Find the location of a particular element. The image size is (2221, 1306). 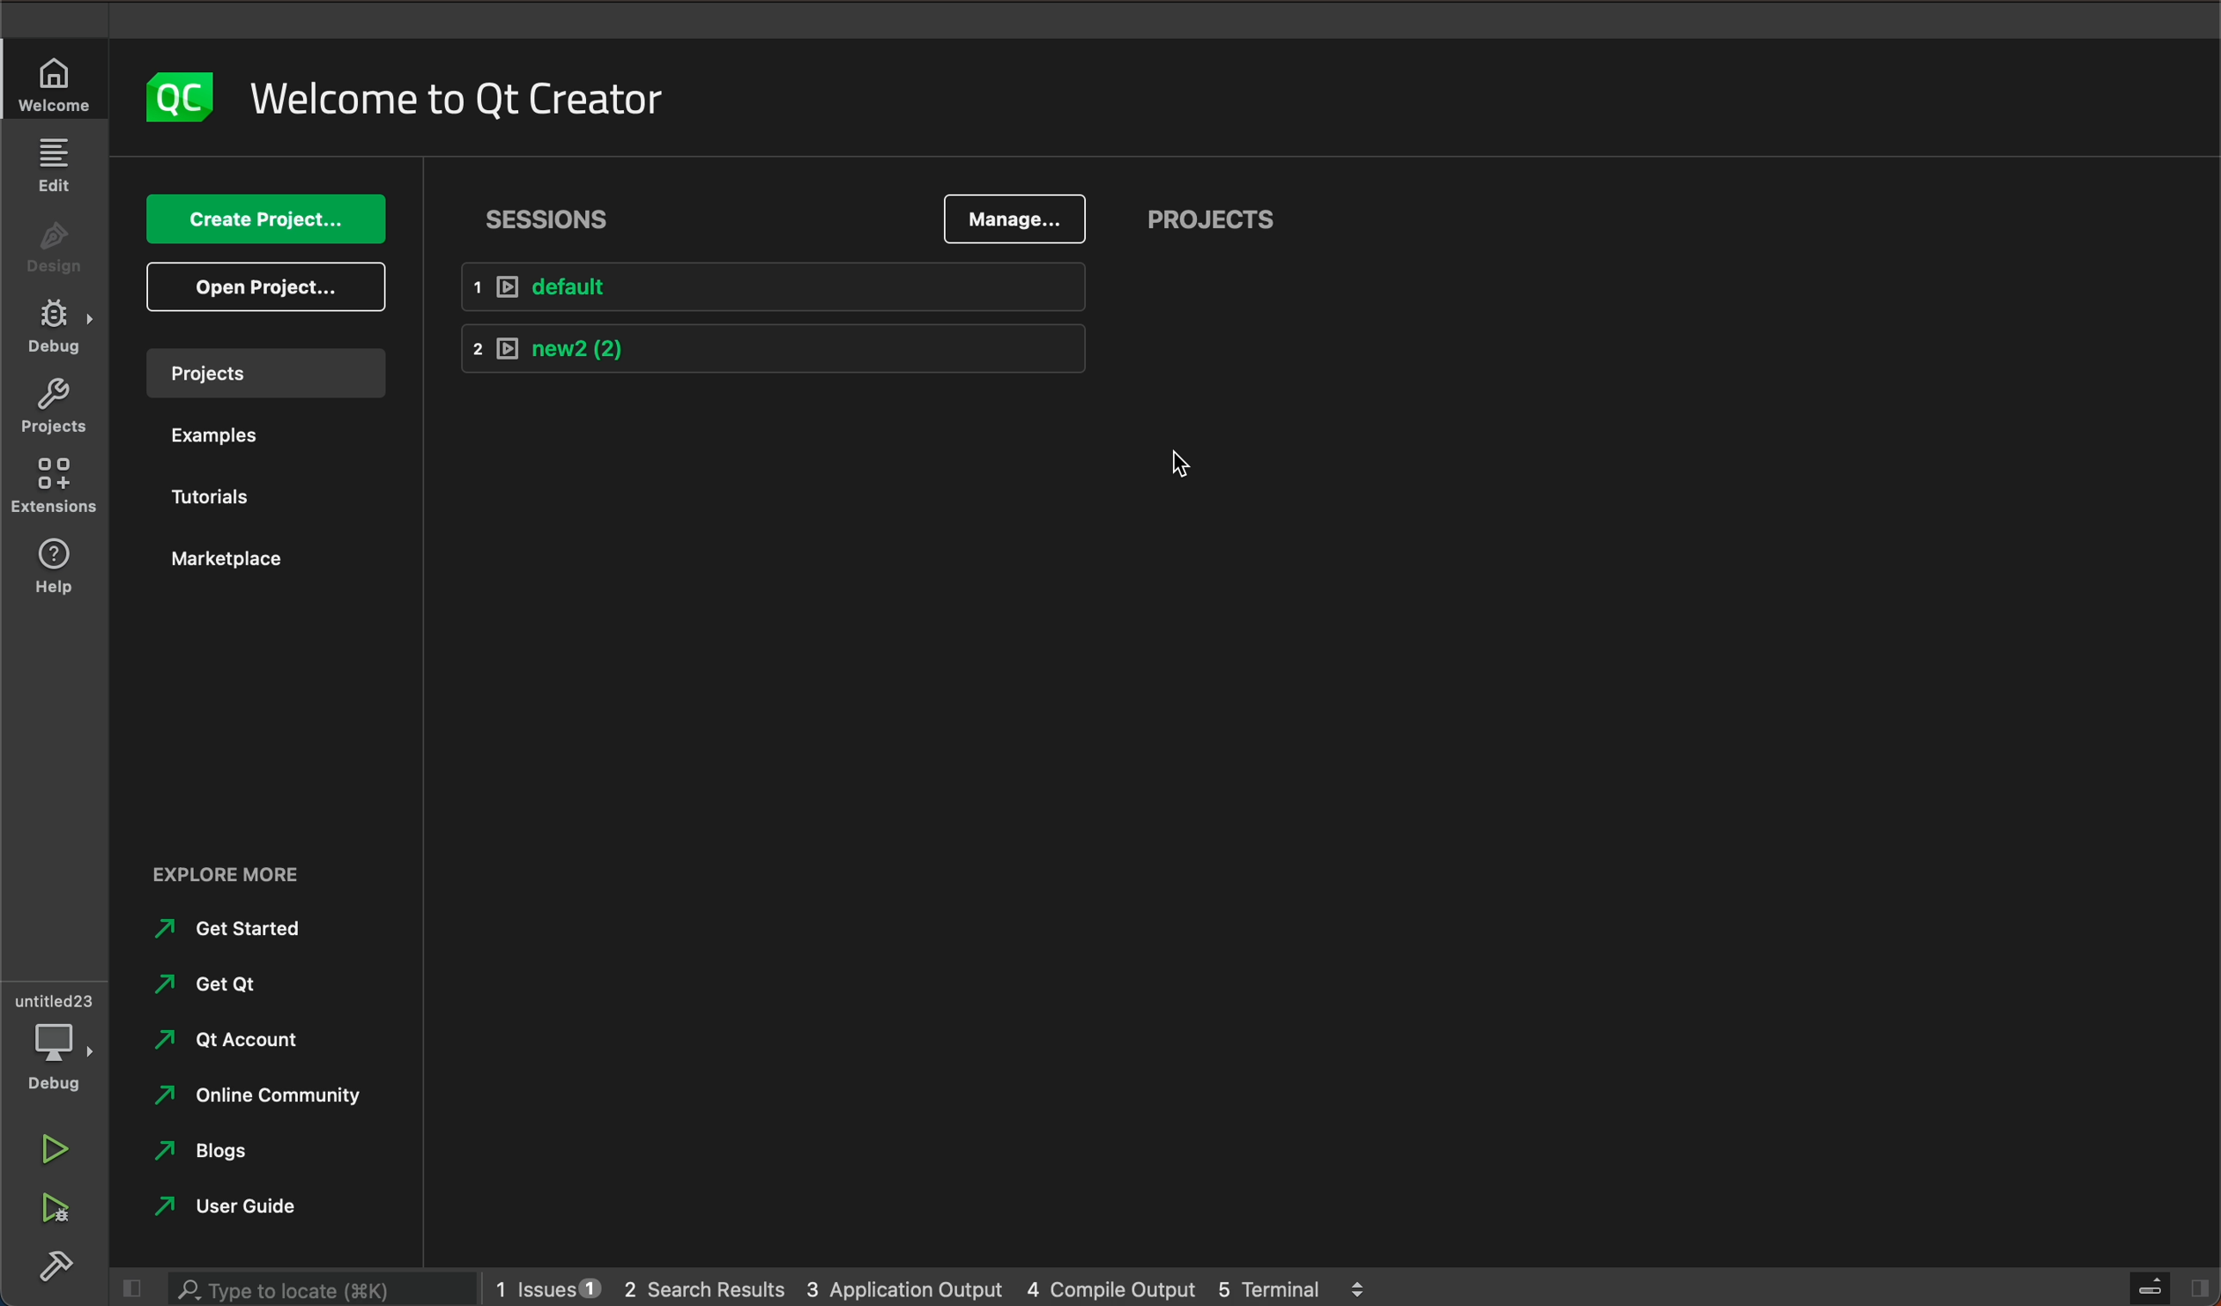

welcome is located at coordinates (470, 98).